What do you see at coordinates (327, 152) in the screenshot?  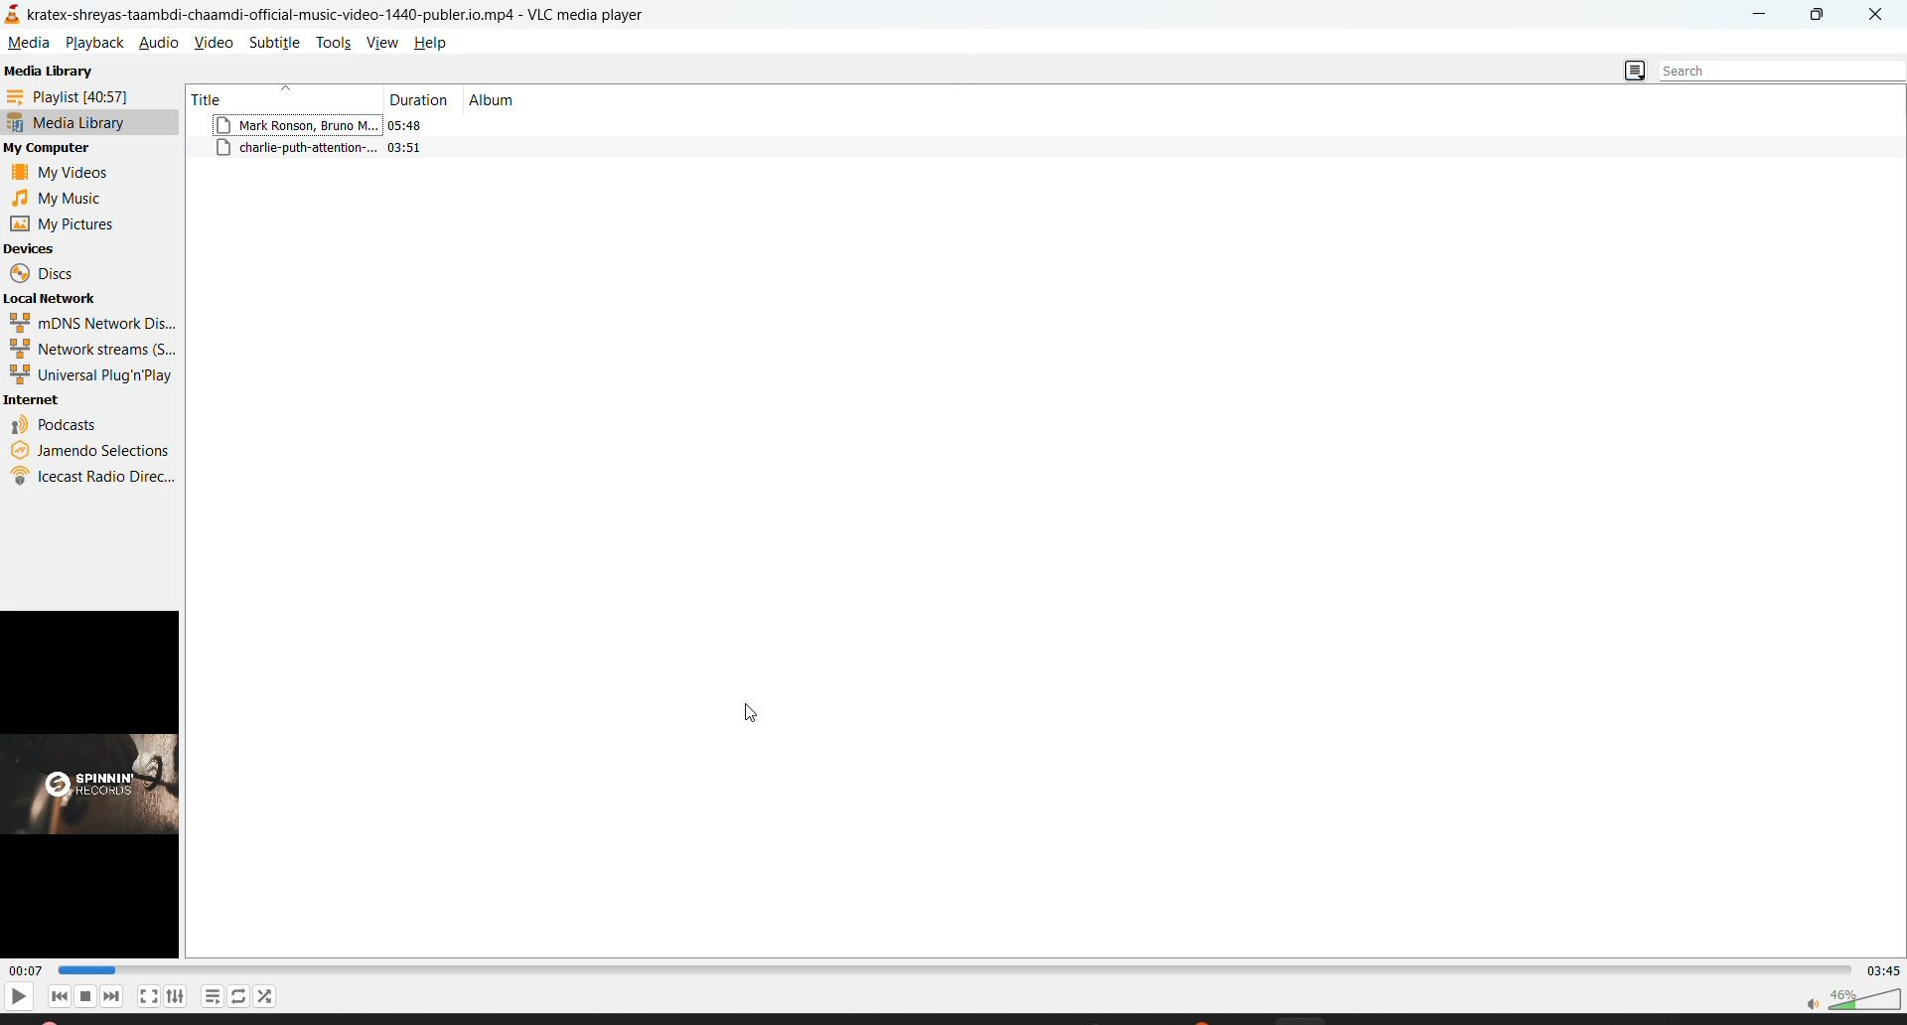 I see `added file` at bounding box center [327, 152].